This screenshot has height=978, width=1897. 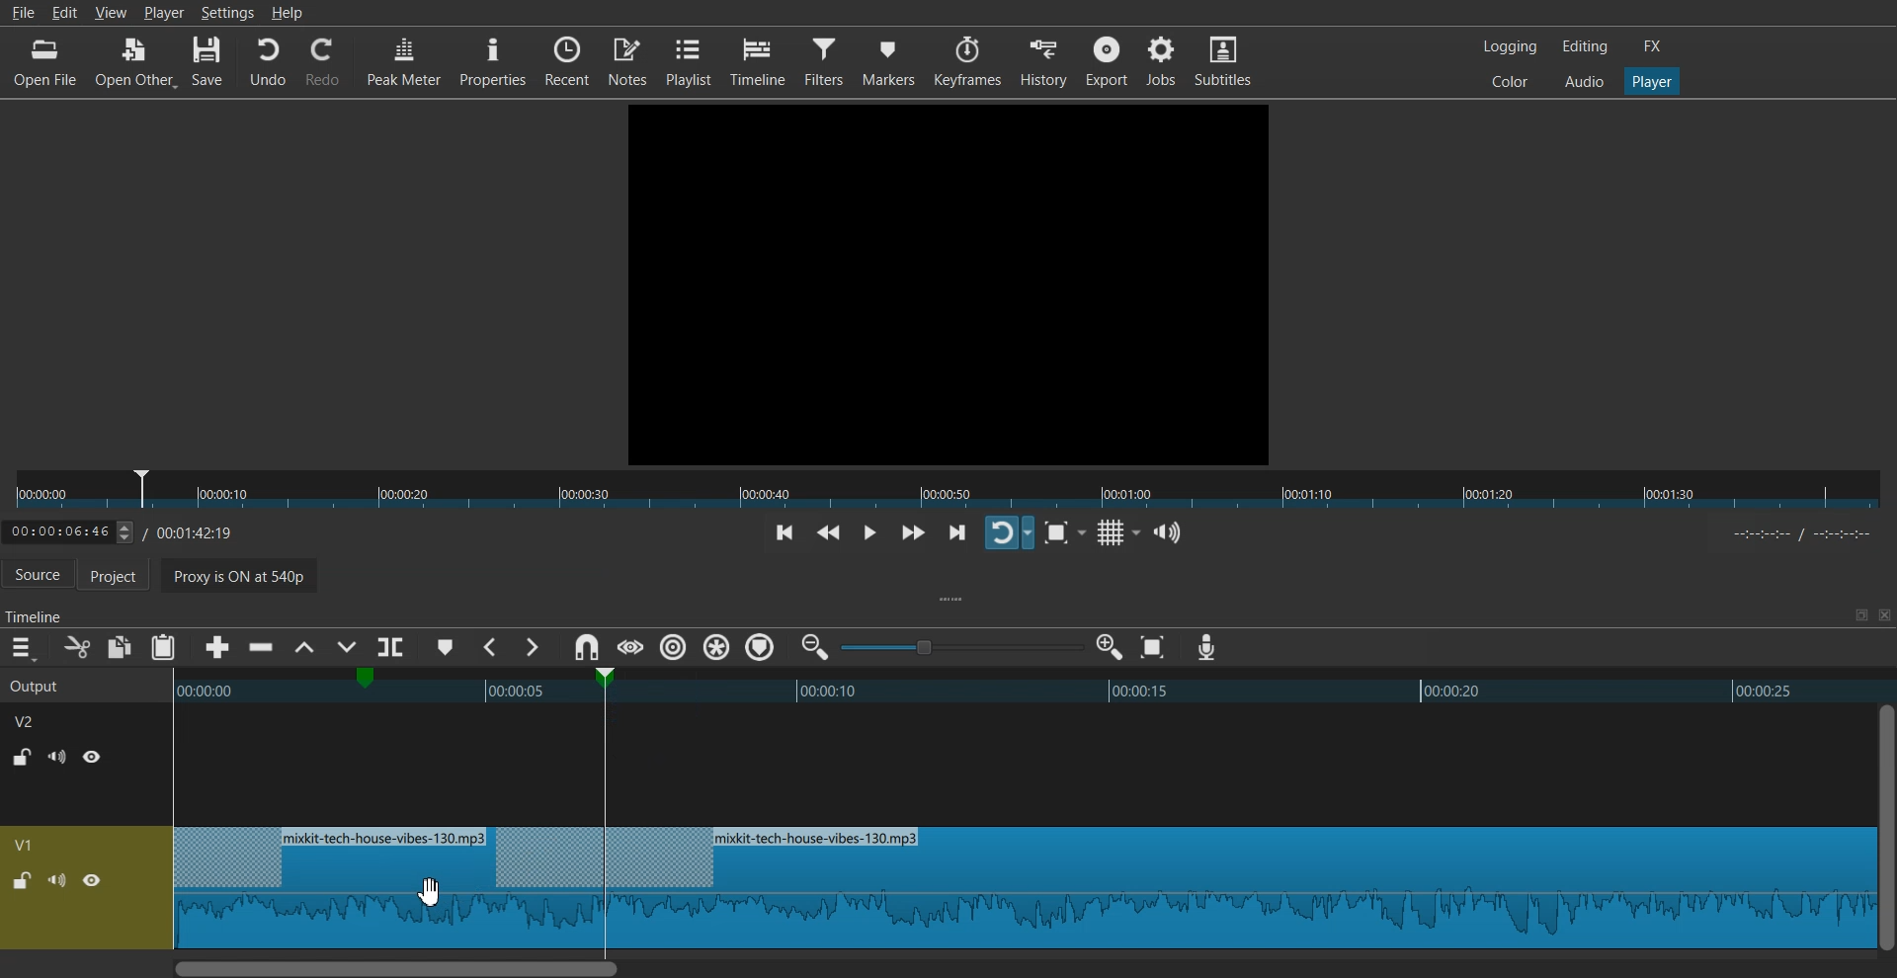 What do you see at coordinates (394, 643) in the screenshot?
I see `Split at playhead` at bounding box center [394, 643].